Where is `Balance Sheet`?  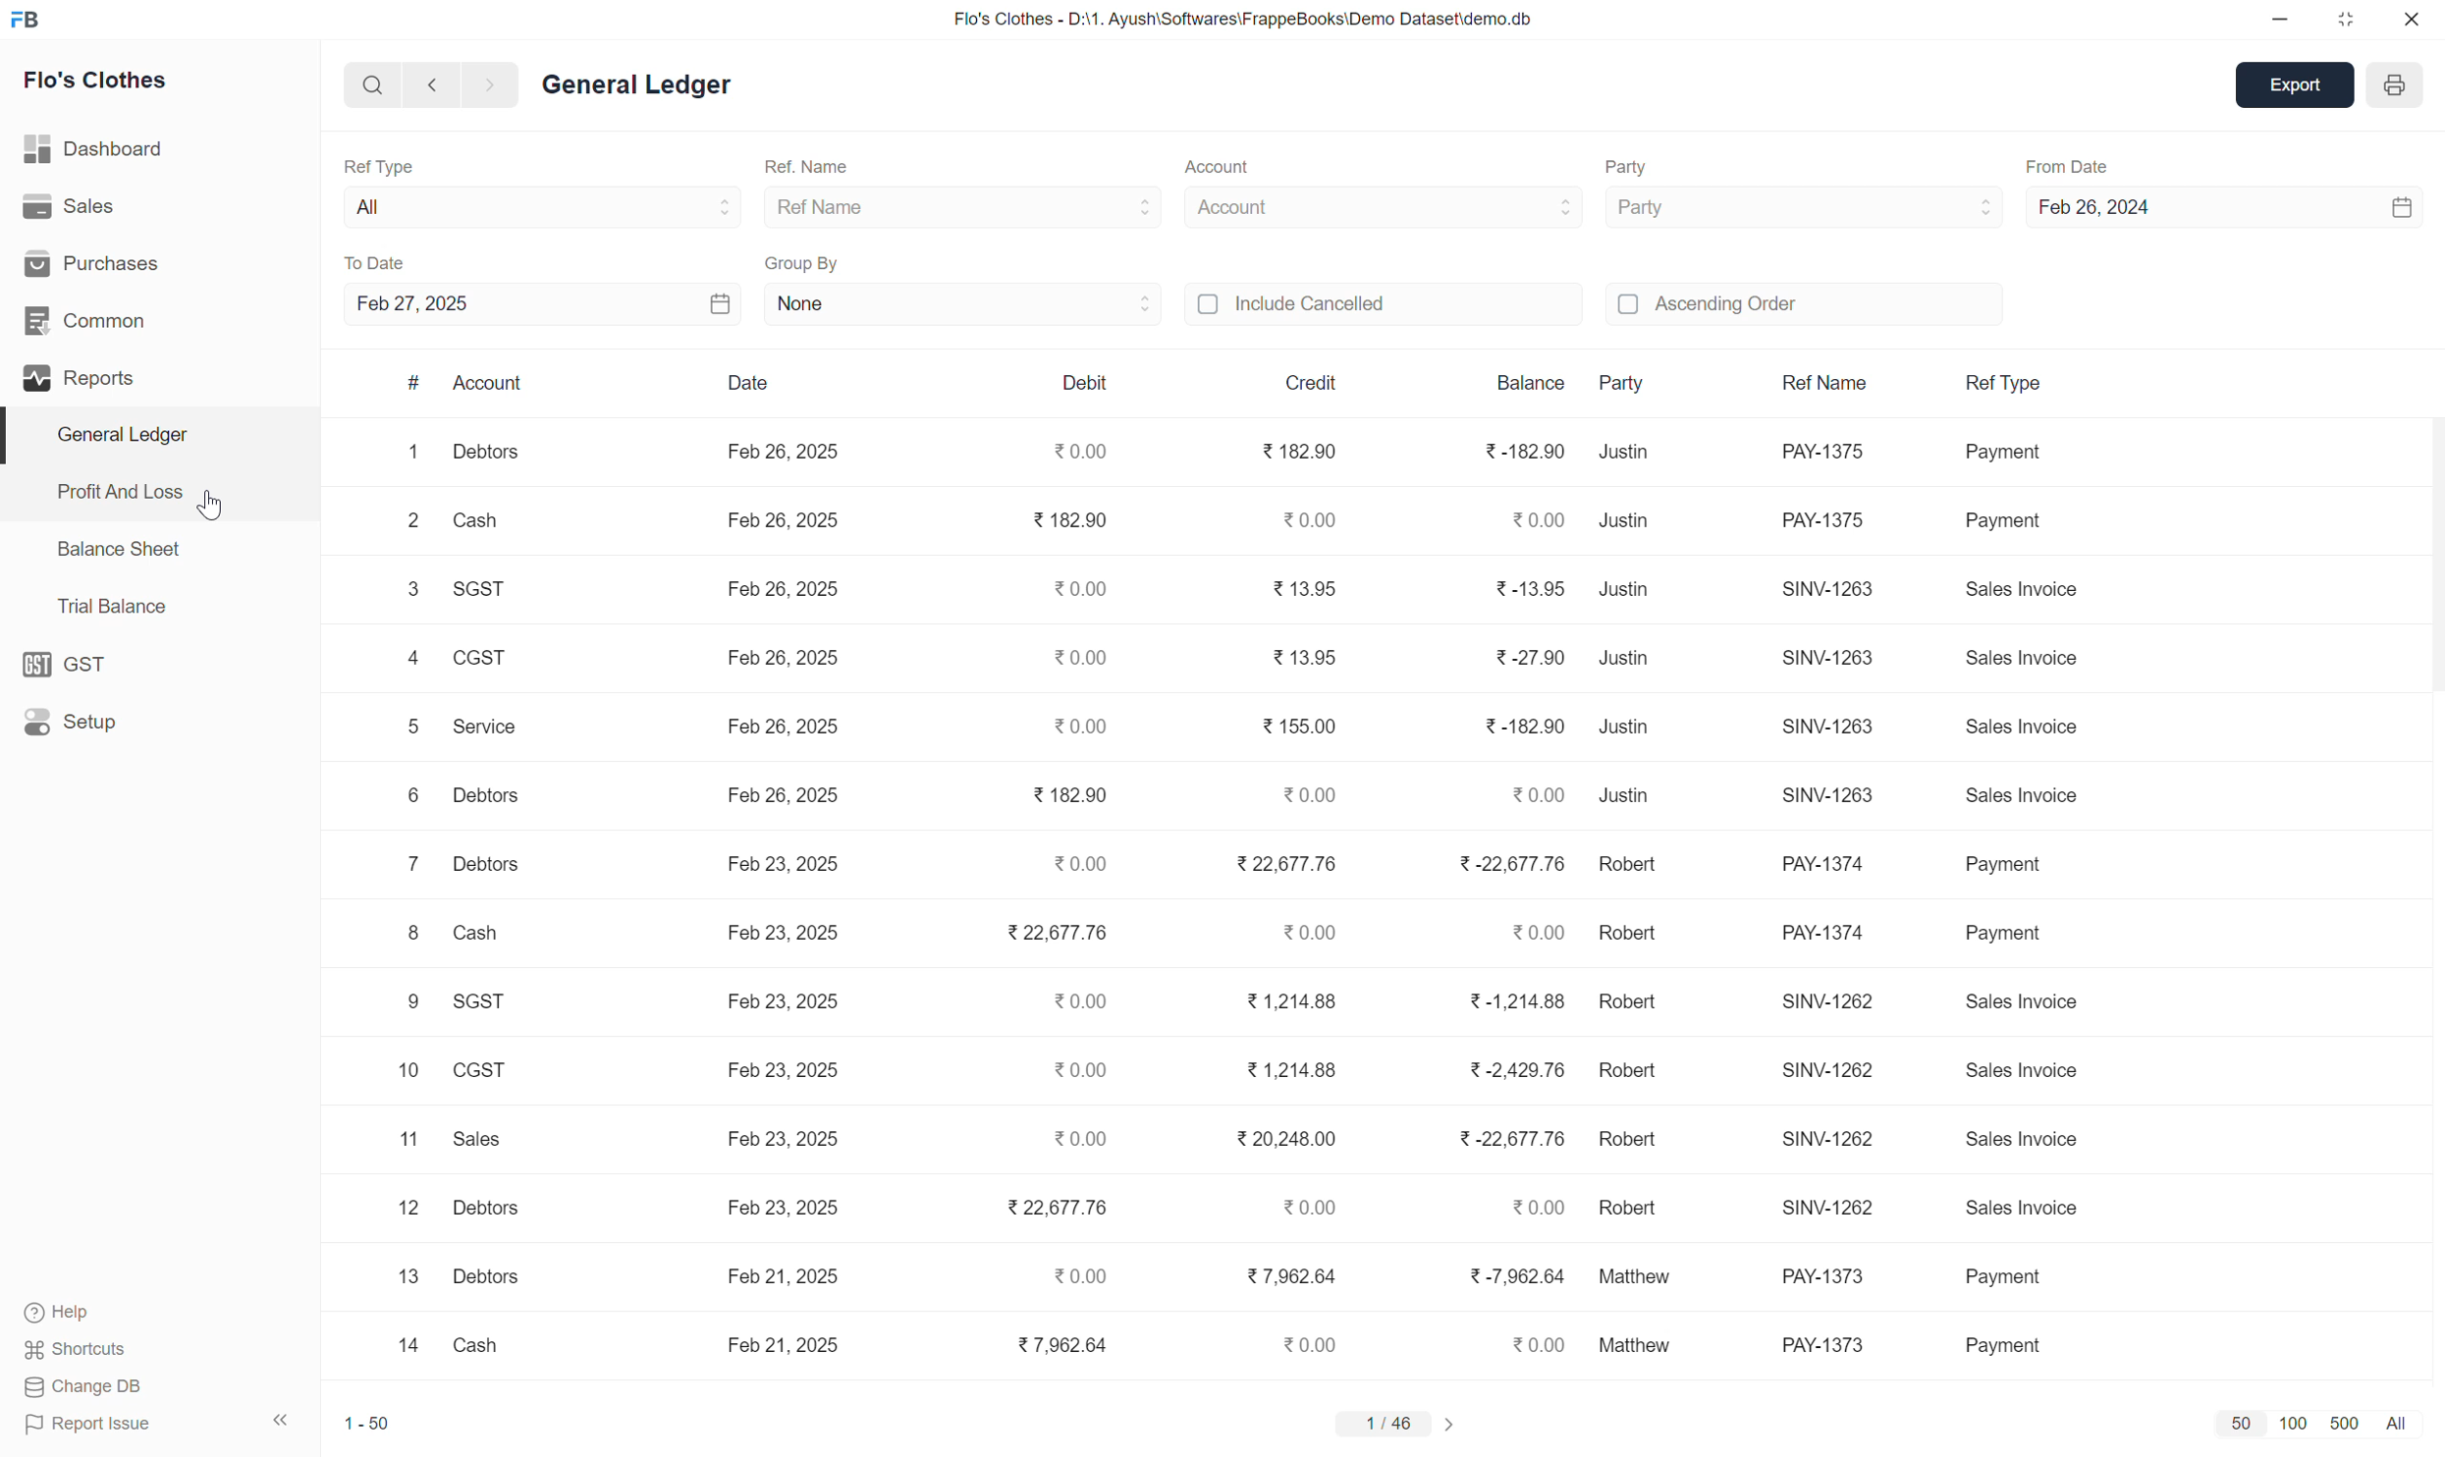 Balance Sheet is located at coordinates (122, 558).